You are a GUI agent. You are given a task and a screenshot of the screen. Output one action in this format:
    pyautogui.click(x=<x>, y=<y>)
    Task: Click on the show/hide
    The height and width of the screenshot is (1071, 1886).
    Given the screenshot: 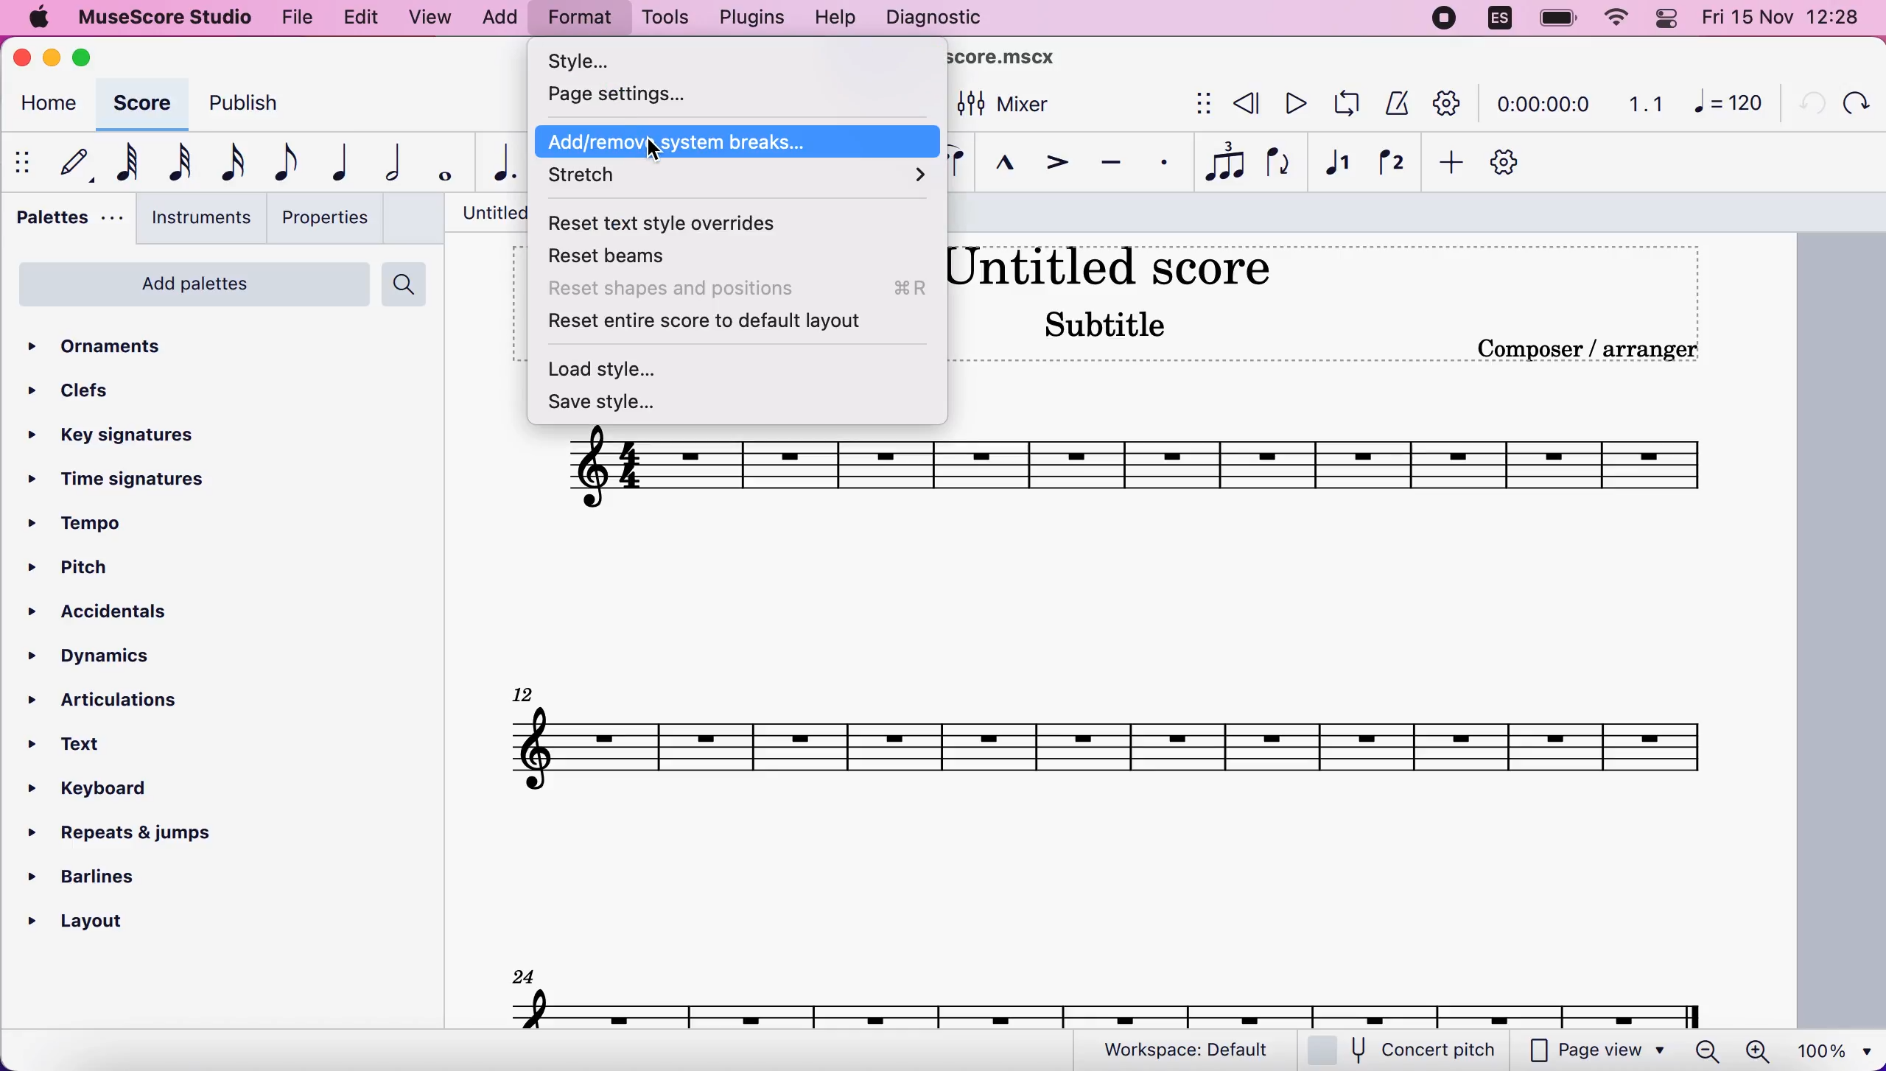 What is the action you would take?
    pyautogui.click(x=1200, y=105)
    